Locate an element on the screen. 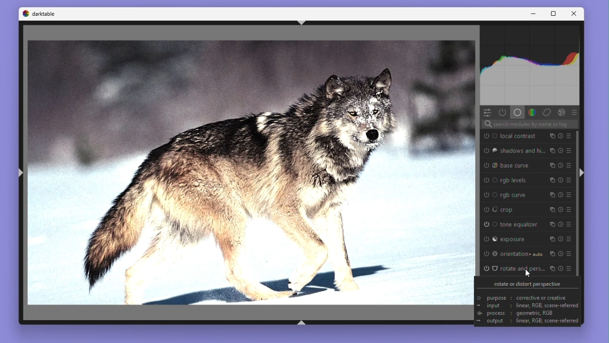  Orientation is located at coordinates (528, 252).